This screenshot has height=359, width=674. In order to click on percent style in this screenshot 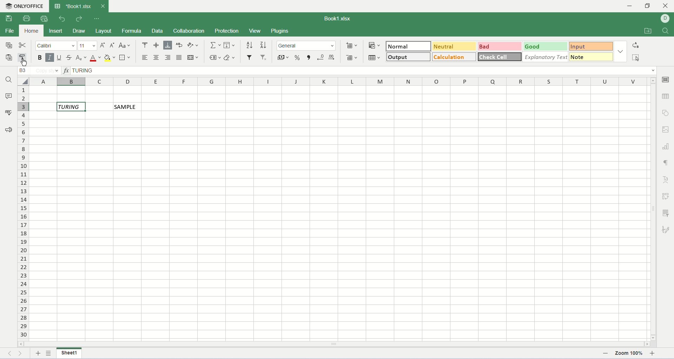, I will do `click(298, 58)`.